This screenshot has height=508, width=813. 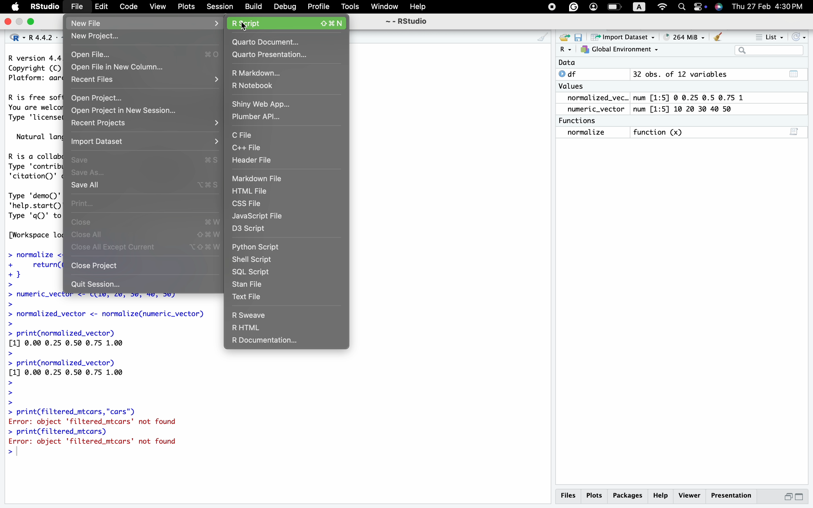 What do you see at coordinates (287, 105) in the screenshot?
I see `shiny web app..` at bounding box center [287, 105].